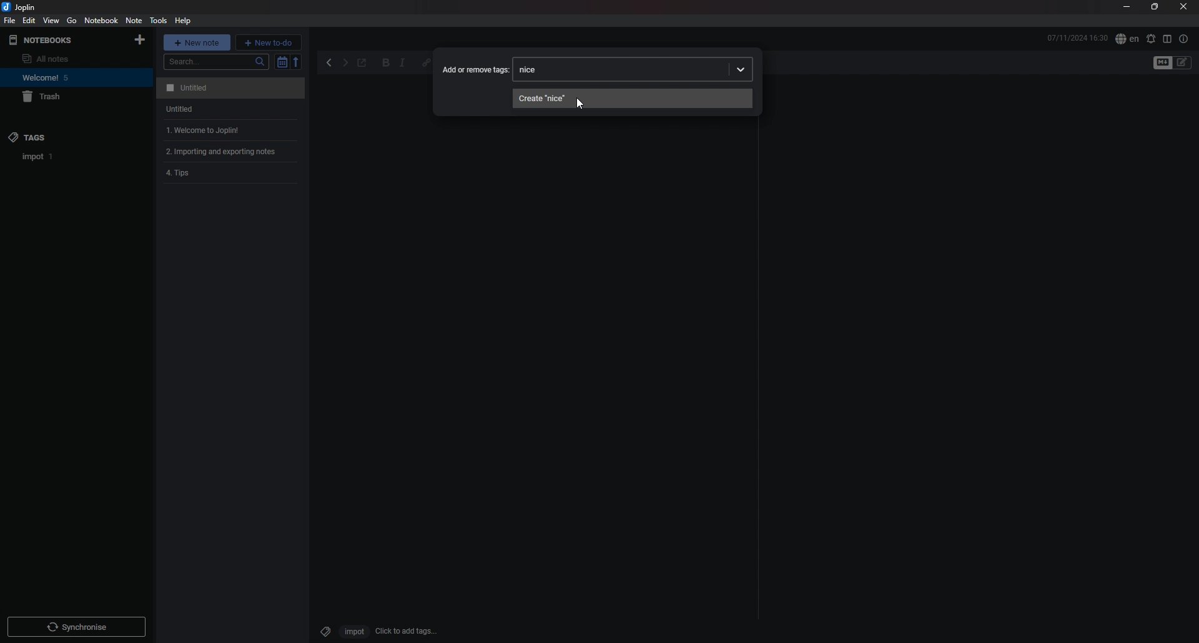  I want to click on time and date, so click(1077, 37).